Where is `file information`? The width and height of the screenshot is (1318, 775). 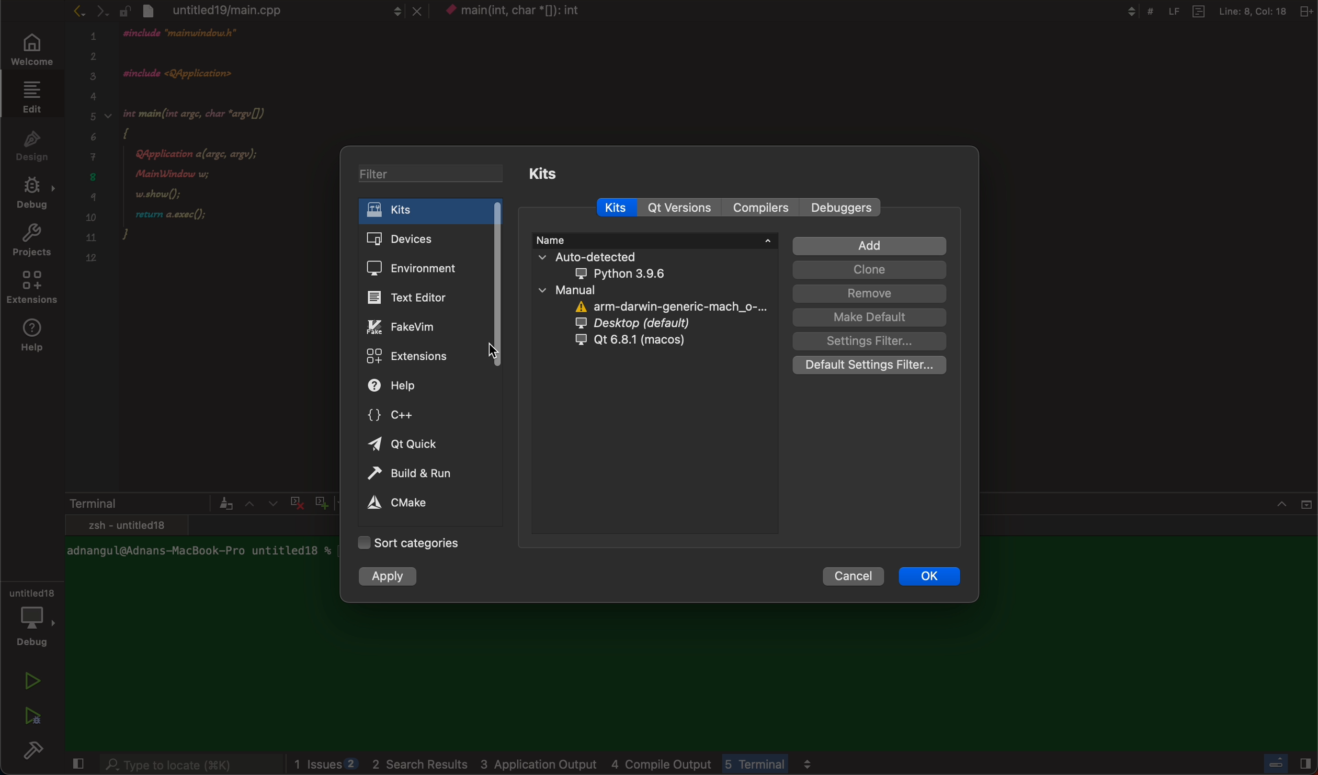 file information is located at coordinates (1211, 11).